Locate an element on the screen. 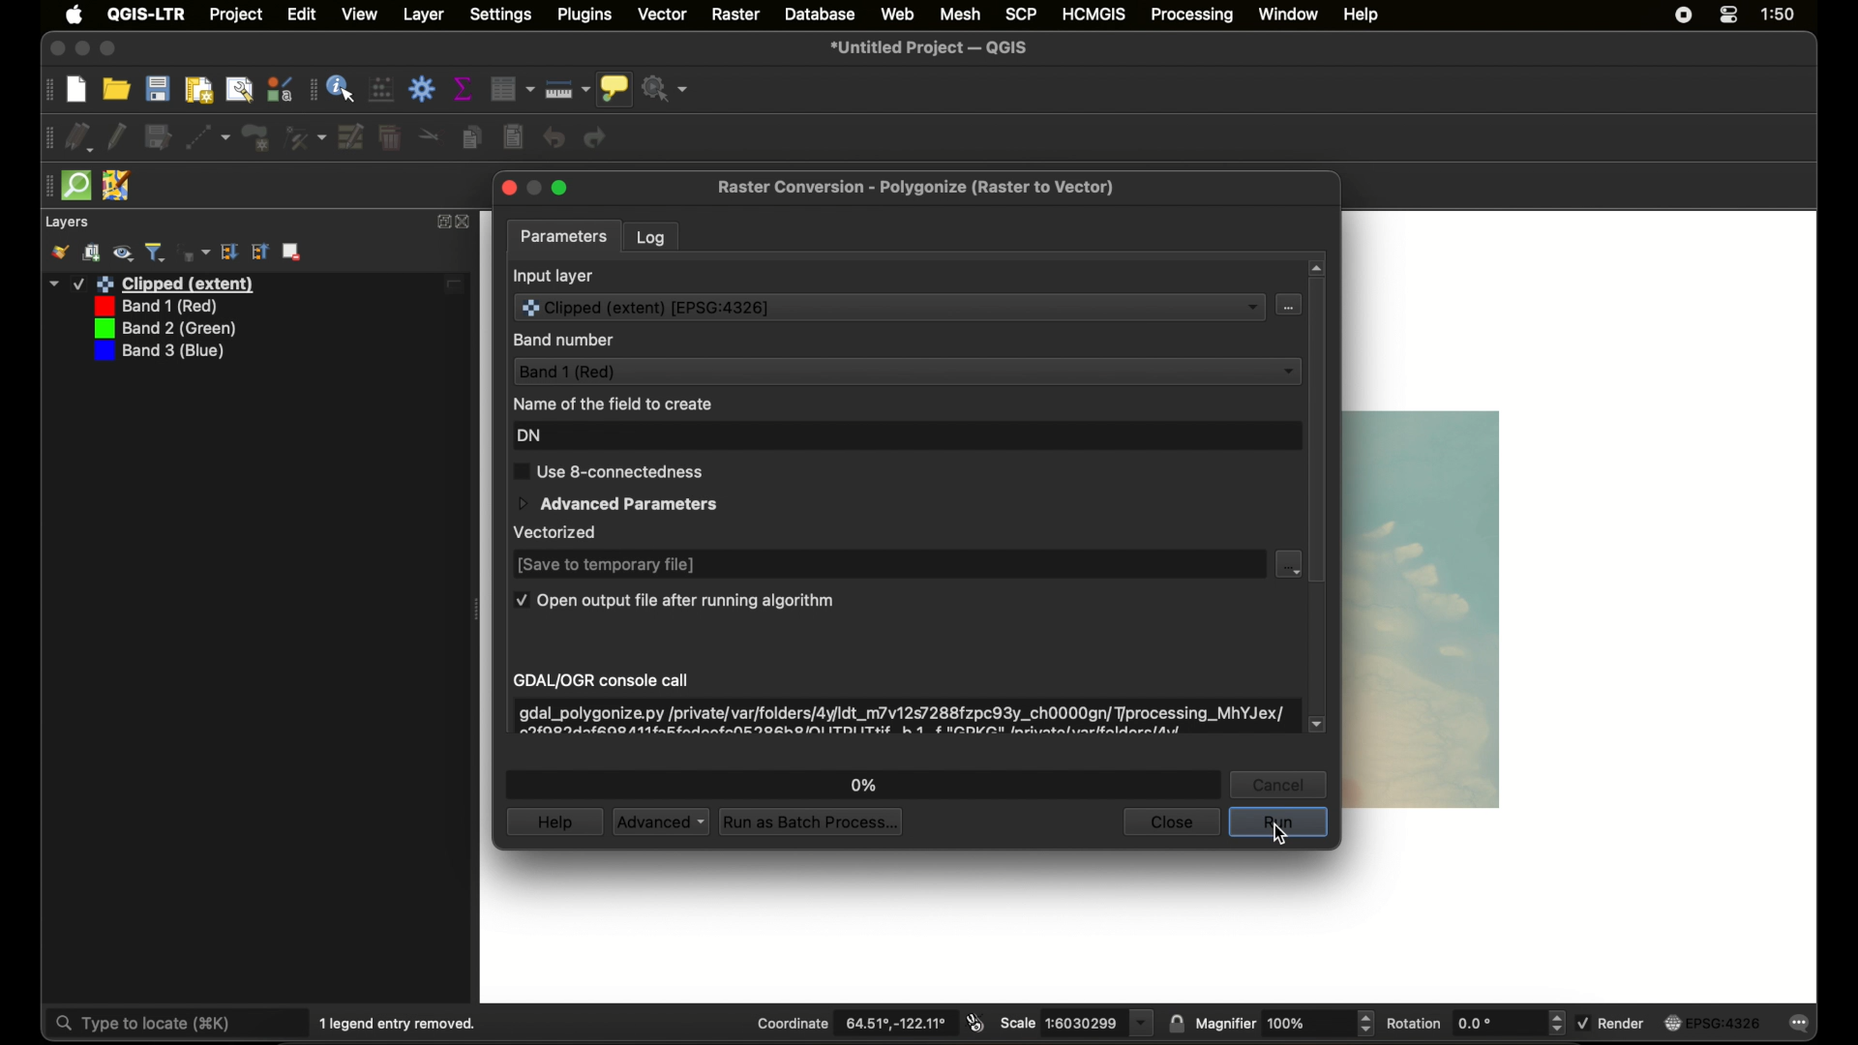  use 8-connectedness is located at coordinates (607, 471).